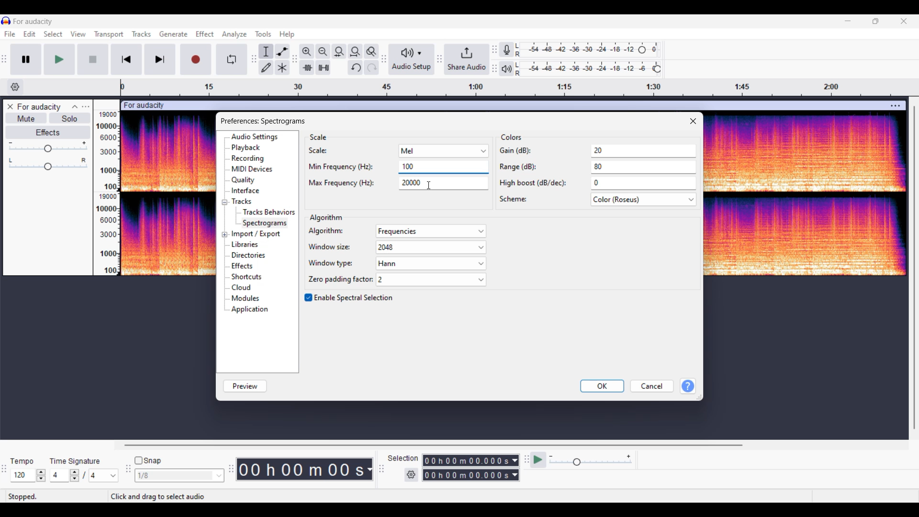  I want to click on Select menu, so click(53, 34).